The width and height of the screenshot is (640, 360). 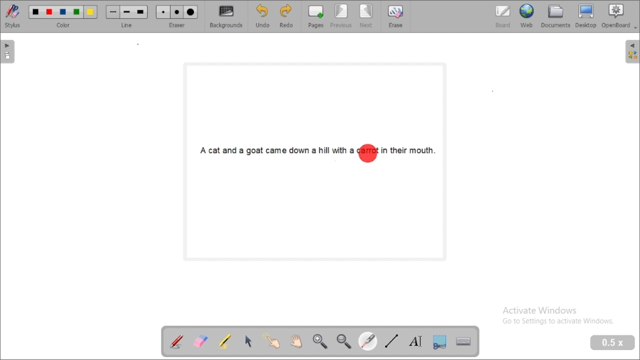 I want to click on annotate document, so click(x=177, y=341).